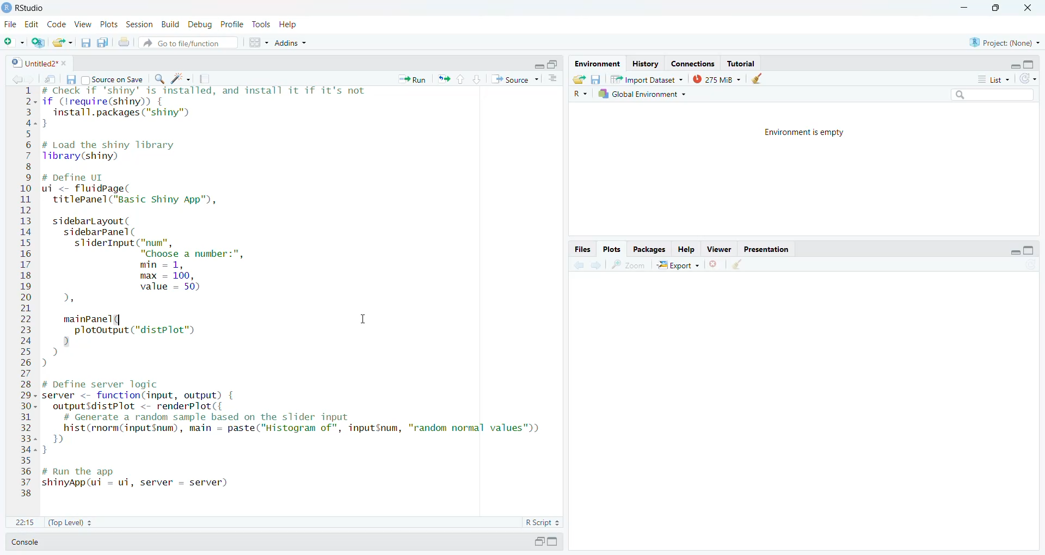 This screenshot has height=555, width=1045. What do you see at coordinates (181, 78) in the screenshot?
I see `code tools` at bounding box center [181, 78].